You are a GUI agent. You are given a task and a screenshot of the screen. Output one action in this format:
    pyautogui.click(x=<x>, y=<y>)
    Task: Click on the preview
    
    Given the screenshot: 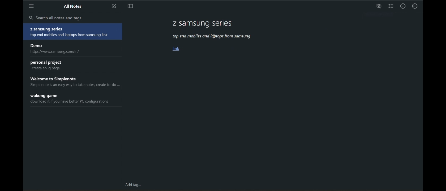 What is the action you would take?
    pyautogui.click(x=379, y=6)
    